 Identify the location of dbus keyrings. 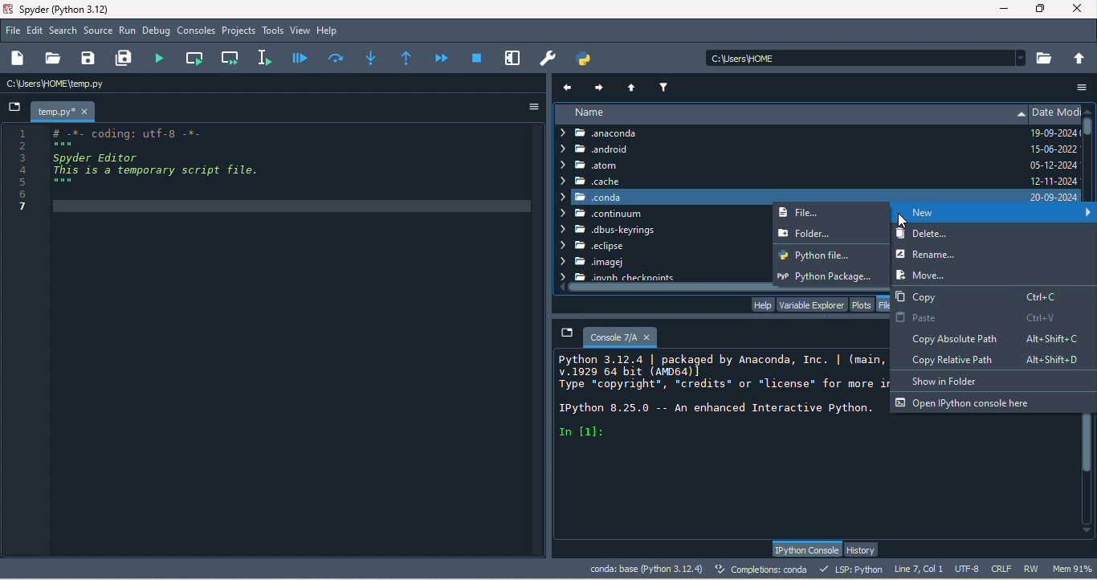
(611, 231).